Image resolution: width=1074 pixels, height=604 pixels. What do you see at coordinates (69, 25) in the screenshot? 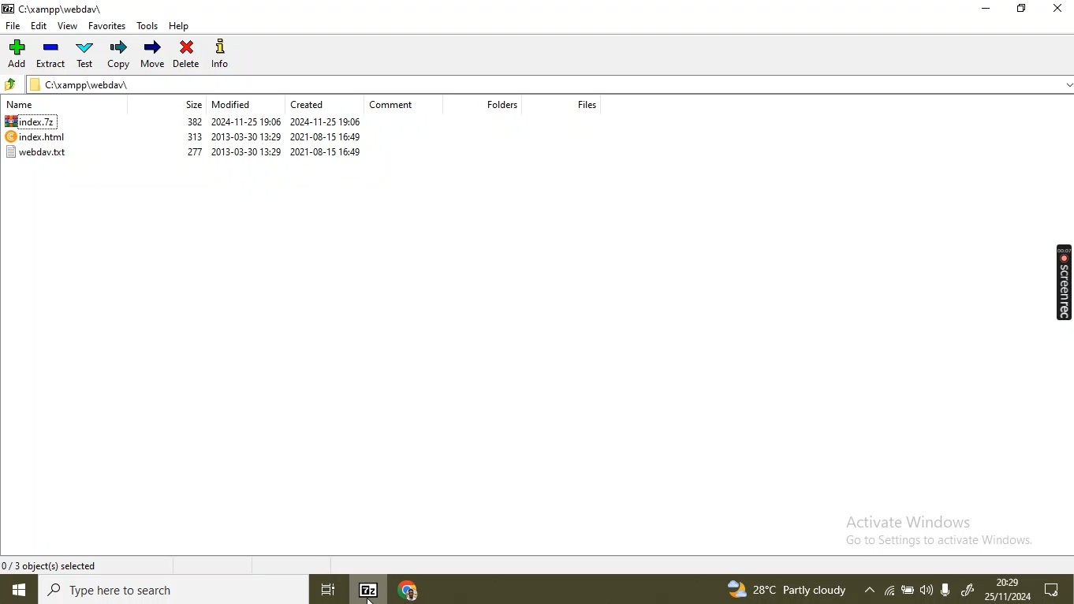
I see `view` at bounding box center [69, 25].